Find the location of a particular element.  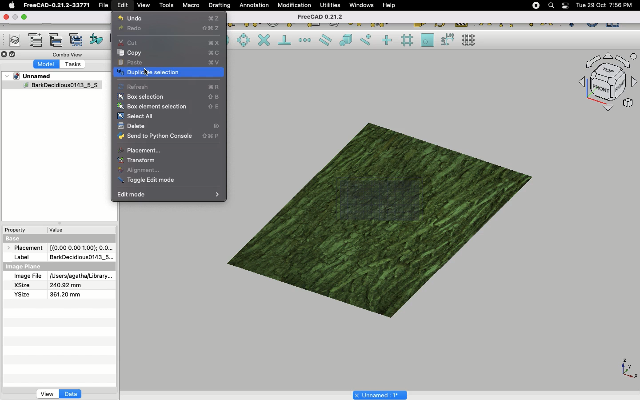

XSize is located at coordinates (22, 285).